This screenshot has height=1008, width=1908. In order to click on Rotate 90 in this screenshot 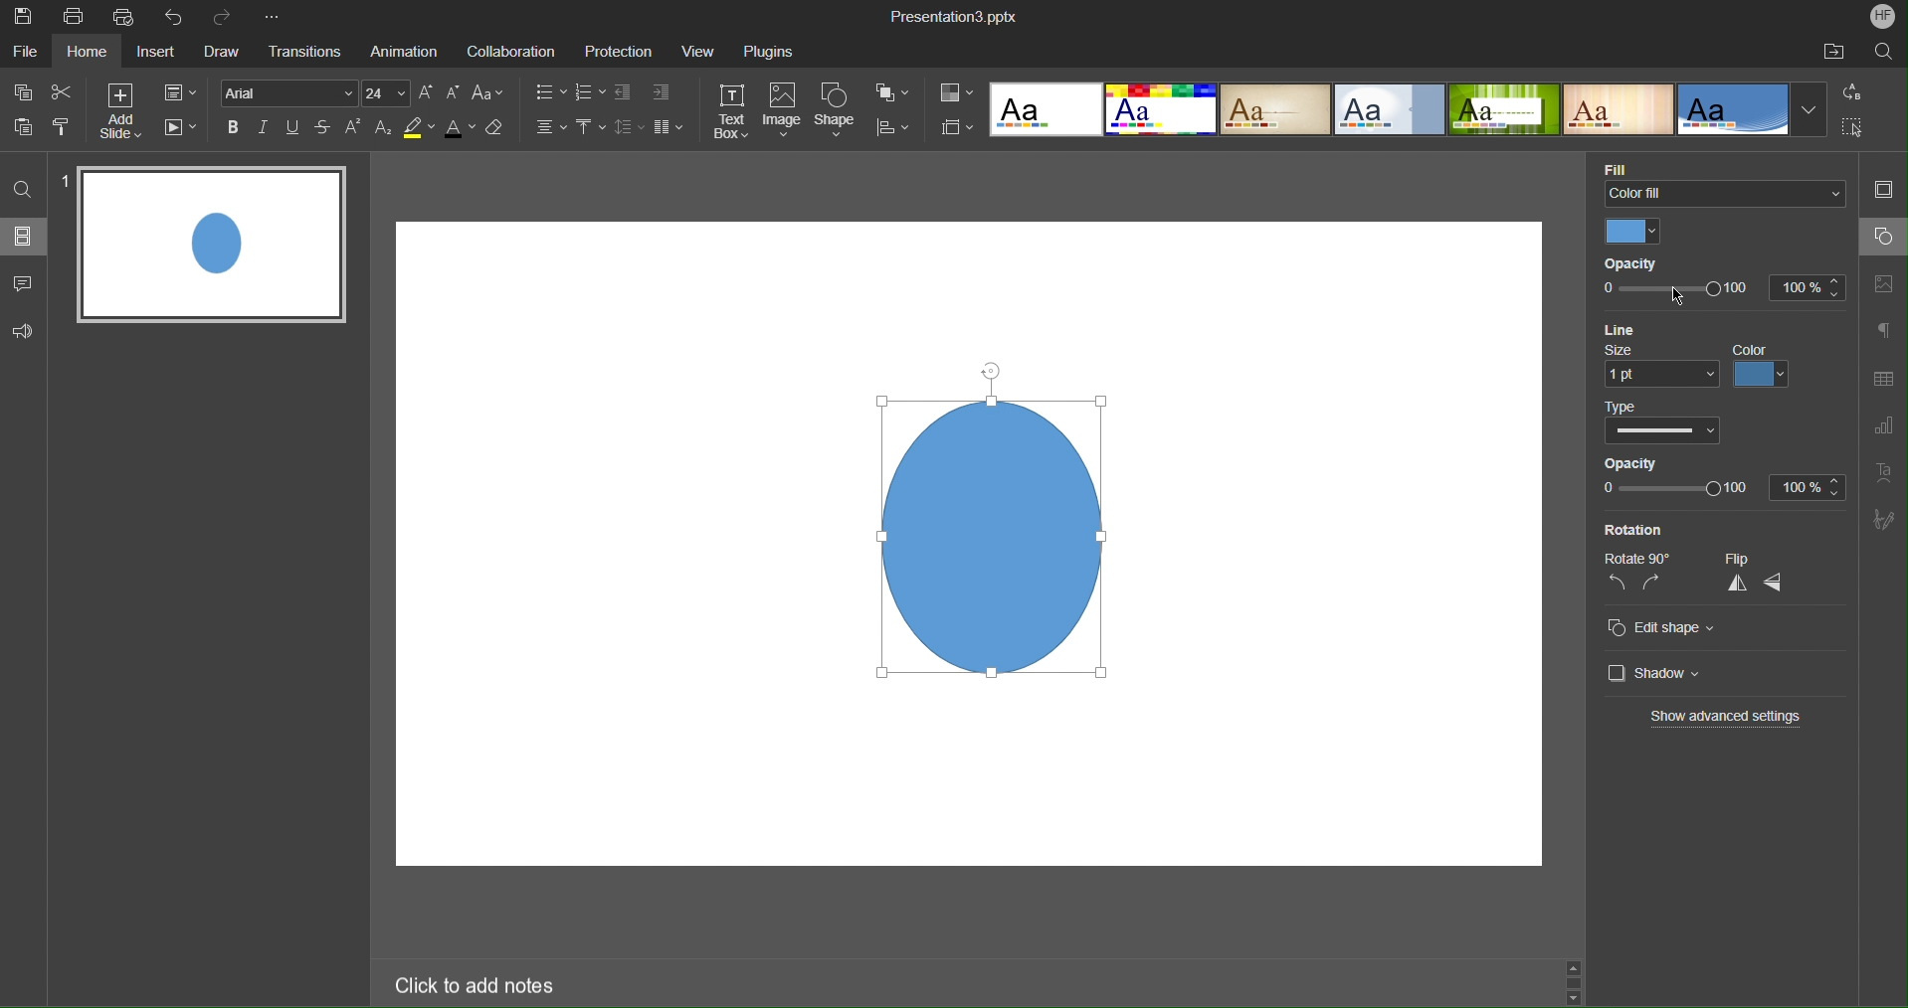, I will do `click(1640, 559)`.